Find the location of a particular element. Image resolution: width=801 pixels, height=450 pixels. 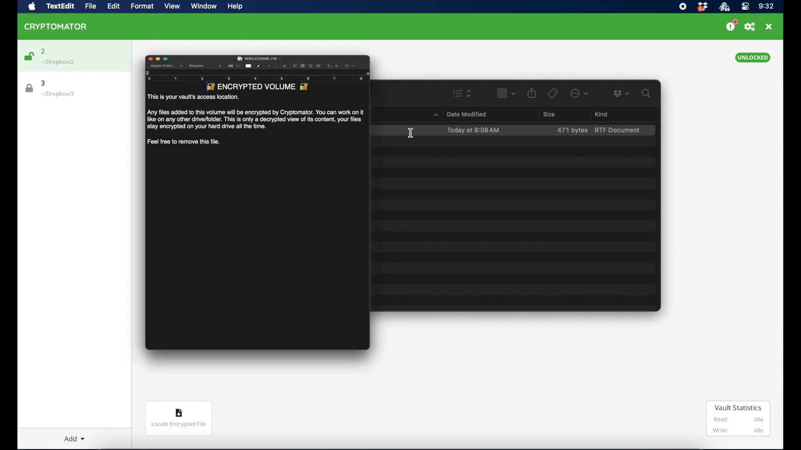

Go is located at coordinates (173, 6).